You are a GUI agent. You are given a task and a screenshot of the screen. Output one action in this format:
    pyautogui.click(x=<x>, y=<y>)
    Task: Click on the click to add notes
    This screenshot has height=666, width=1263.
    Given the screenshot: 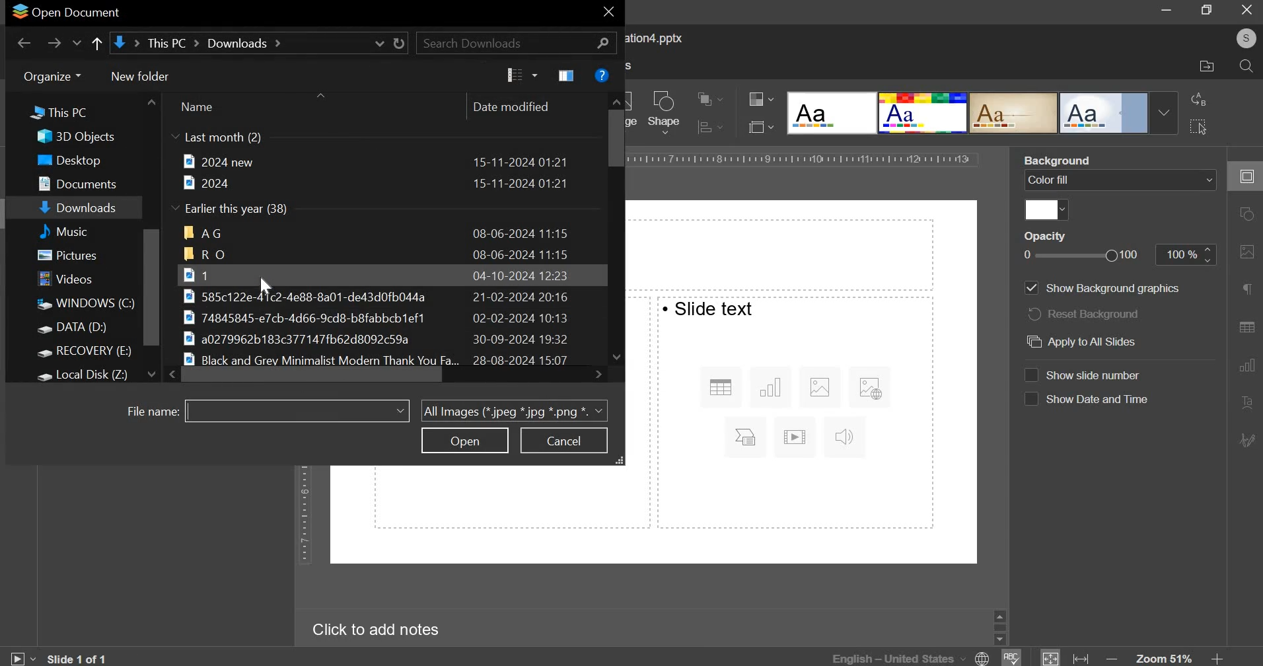 What is the action you would take?
    pyautogui.click(x=370, y=630)
    